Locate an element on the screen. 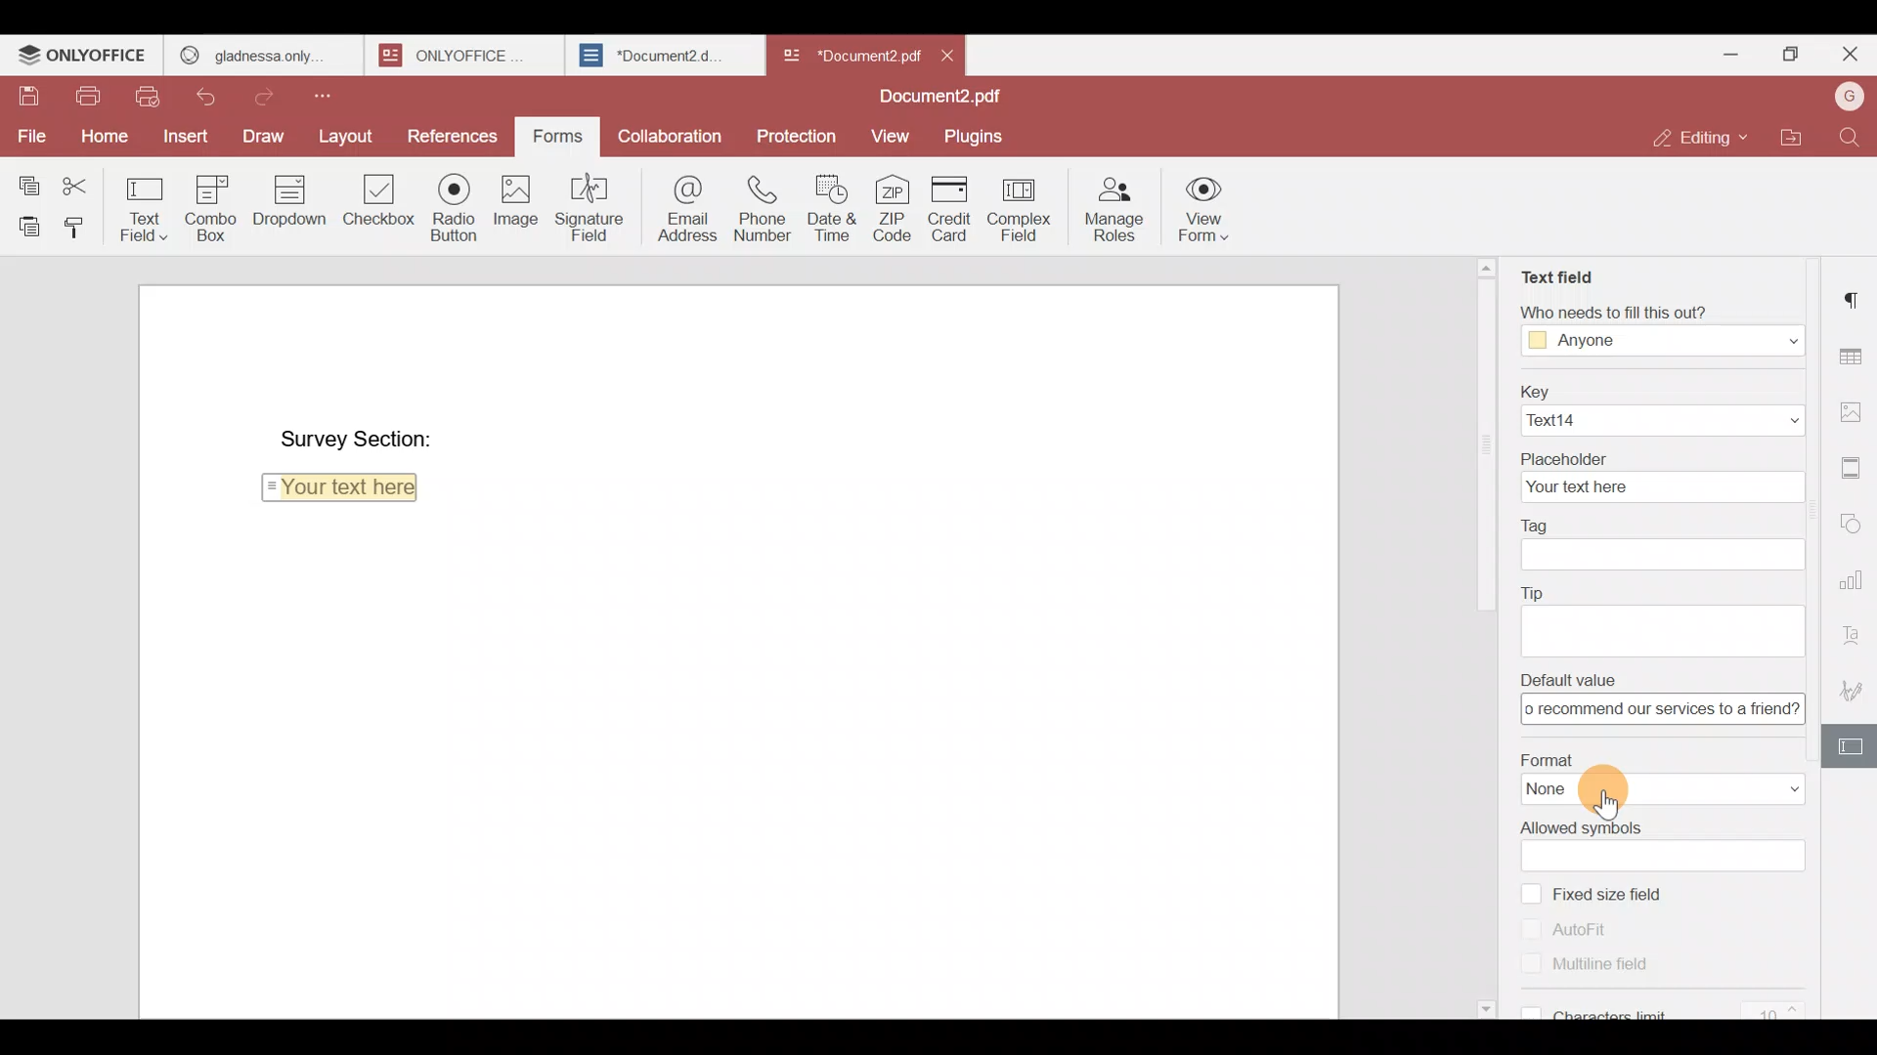 Image resolution: width=1877 pixels, height=1055 pixels. Your text here is located at coordinates (344, 491).